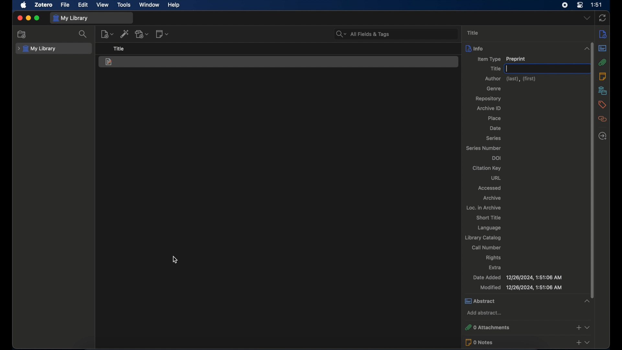 Image resolution: width=622 pixels, height=350 pixels. I want to click on All Fields & Tags, so click(395, 34).